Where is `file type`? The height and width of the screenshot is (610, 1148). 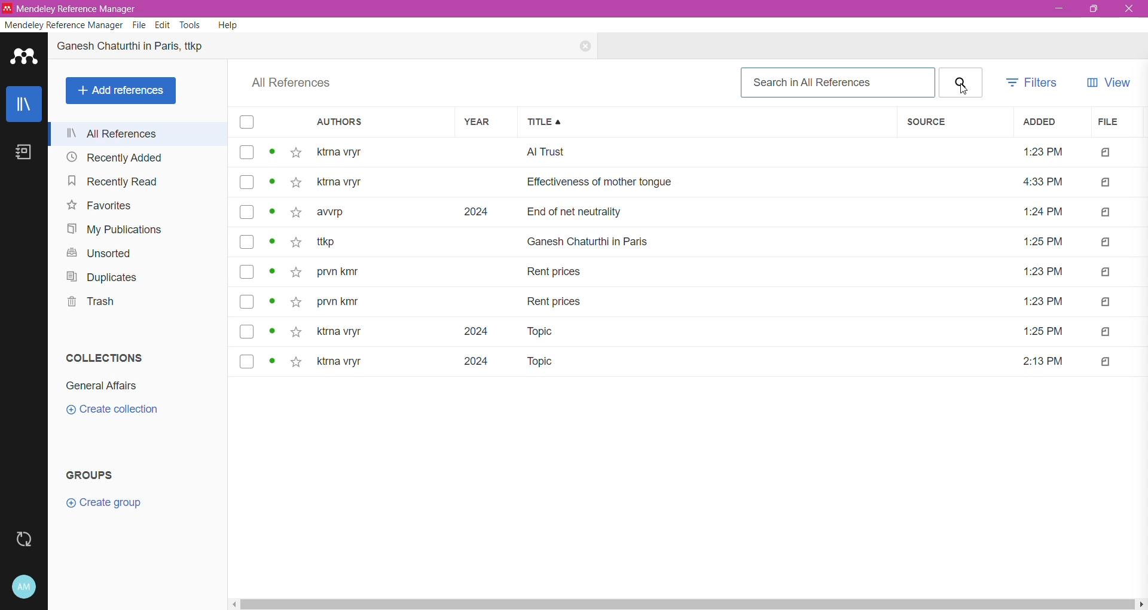
file type is located at coordinates (1106, 274).